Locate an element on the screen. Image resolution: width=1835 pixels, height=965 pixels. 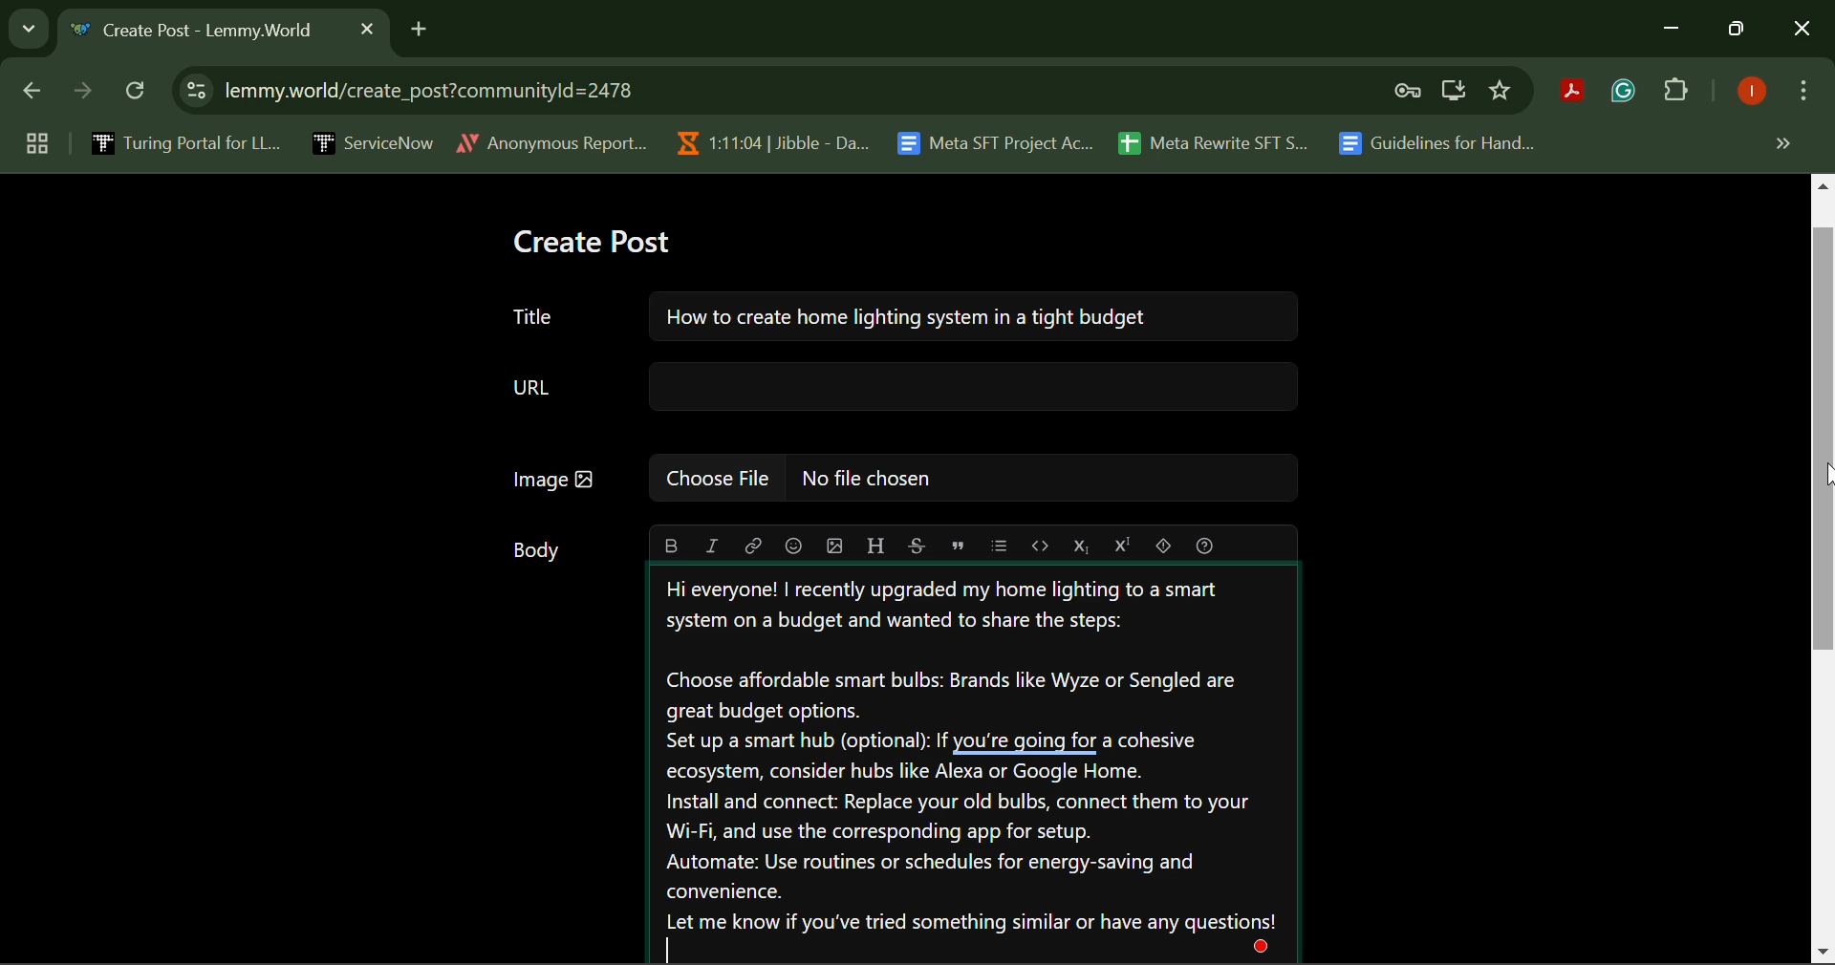
superscript is located at coordinates (1120, 547).